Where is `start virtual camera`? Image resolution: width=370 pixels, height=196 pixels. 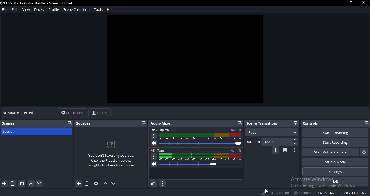 start virtual camera is located at coordinates (330, 152).